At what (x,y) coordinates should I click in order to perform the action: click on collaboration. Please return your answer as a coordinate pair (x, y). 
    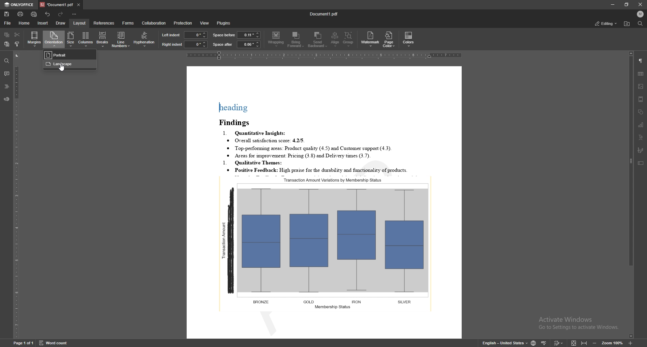
    Looking at the image, I should click on (155, 23).